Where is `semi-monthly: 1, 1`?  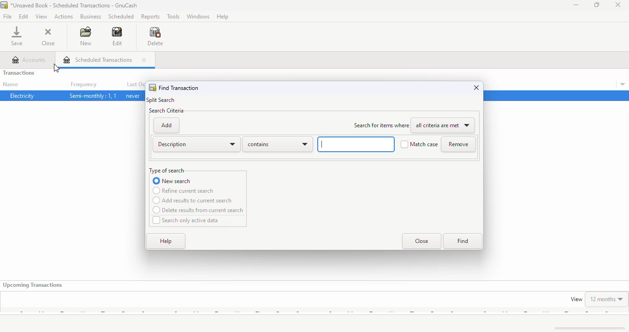 semi-monthly: 1, 1 is located at coordinates (93, 96).